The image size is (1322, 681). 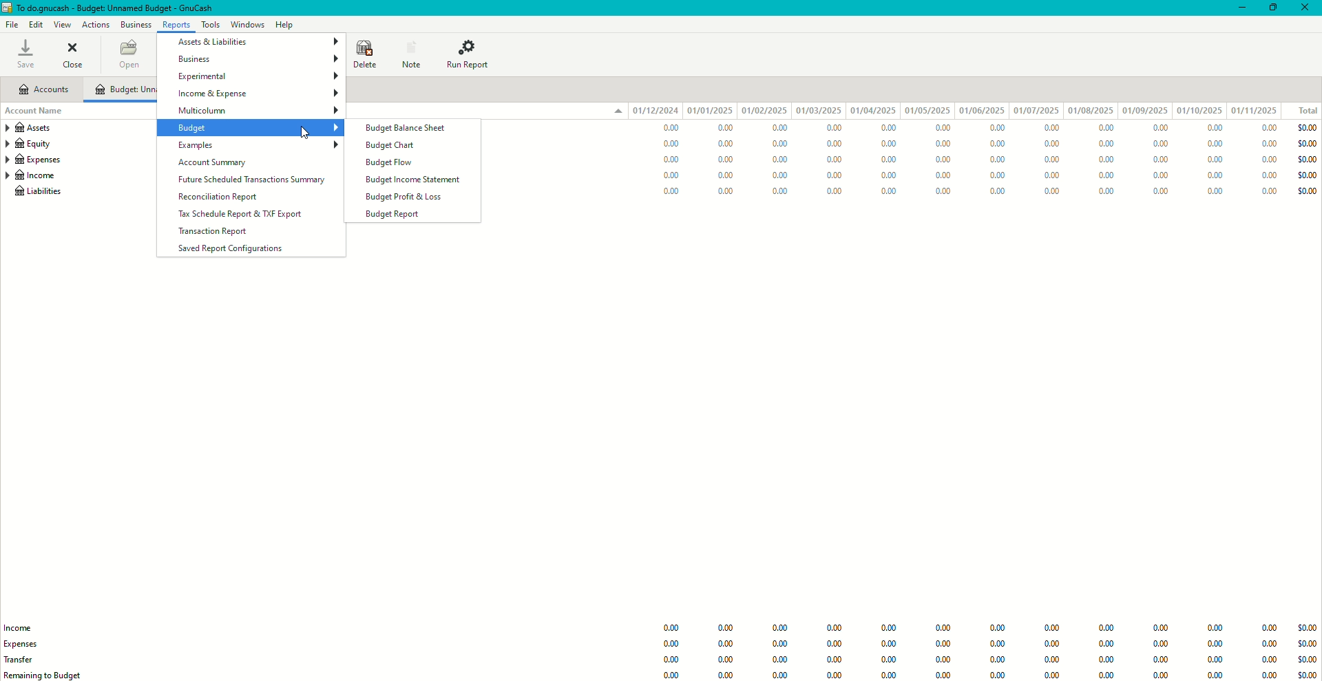 I want to click on Run Report, so click(x=472, y=54).